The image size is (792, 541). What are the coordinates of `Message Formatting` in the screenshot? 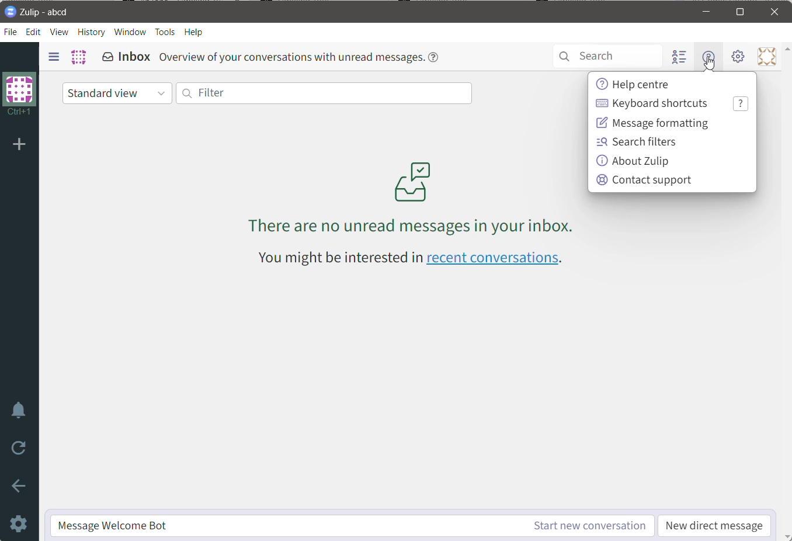 It's located at (652, 123).